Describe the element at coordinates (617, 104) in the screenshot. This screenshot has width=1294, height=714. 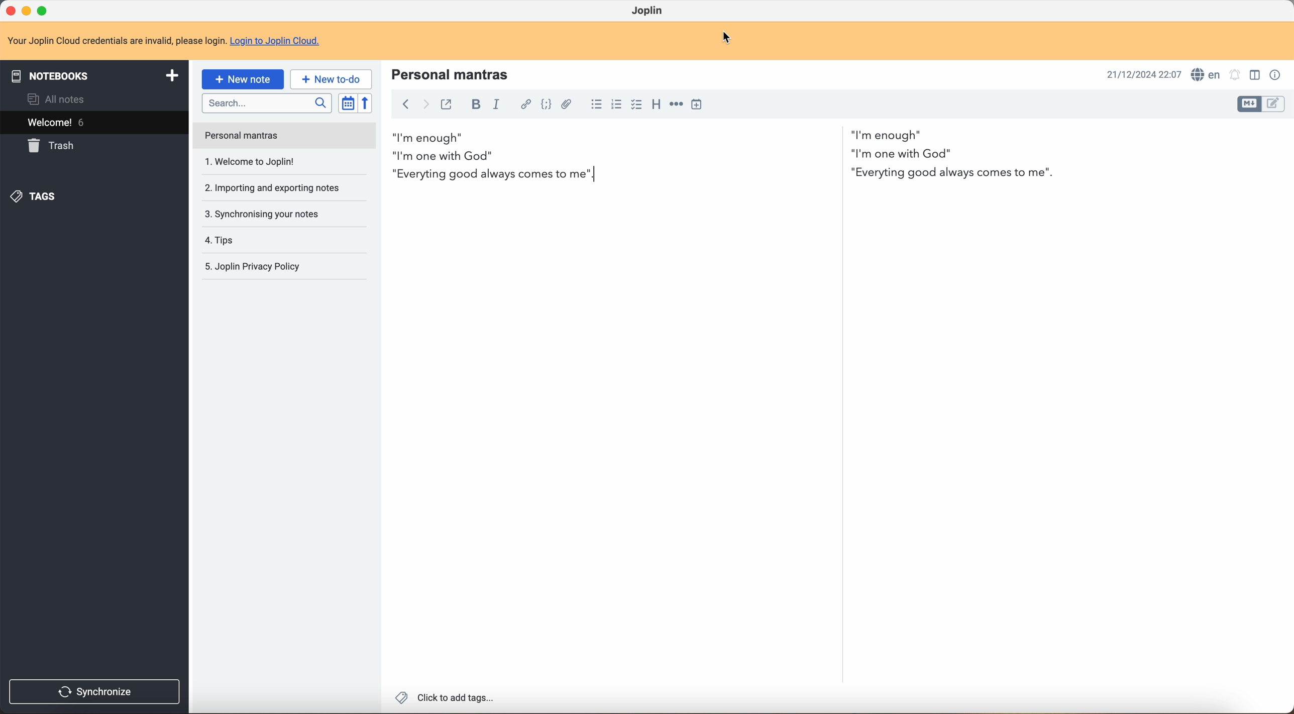
I see `numbered list` at that location.